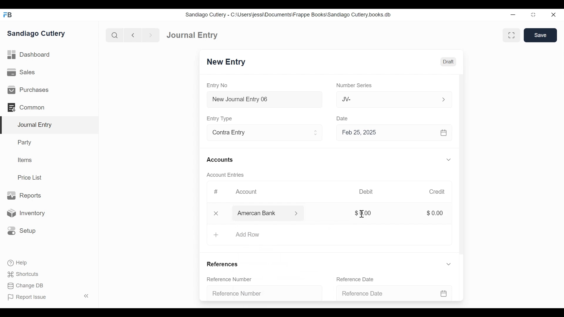 The height and width of the screenshot is (317, 564). Describe the element at coordinates (220, 119) in the screenshot. I see `Entry Type` at that location.